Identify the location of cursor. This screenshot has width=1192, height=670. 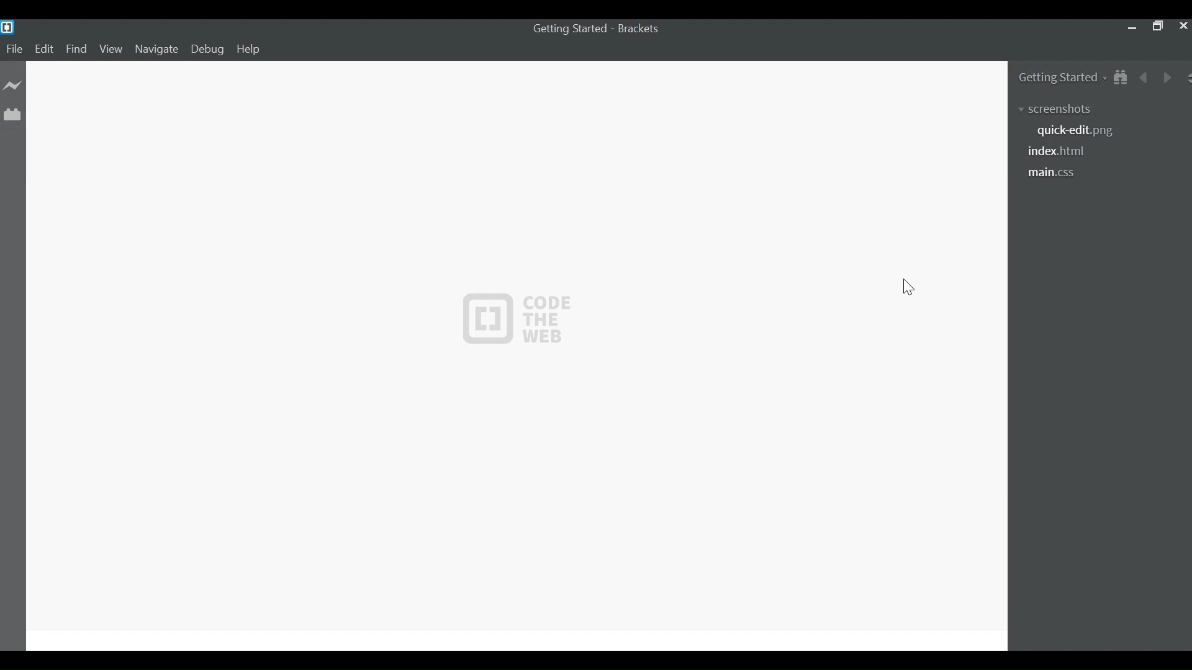
(908, 288).